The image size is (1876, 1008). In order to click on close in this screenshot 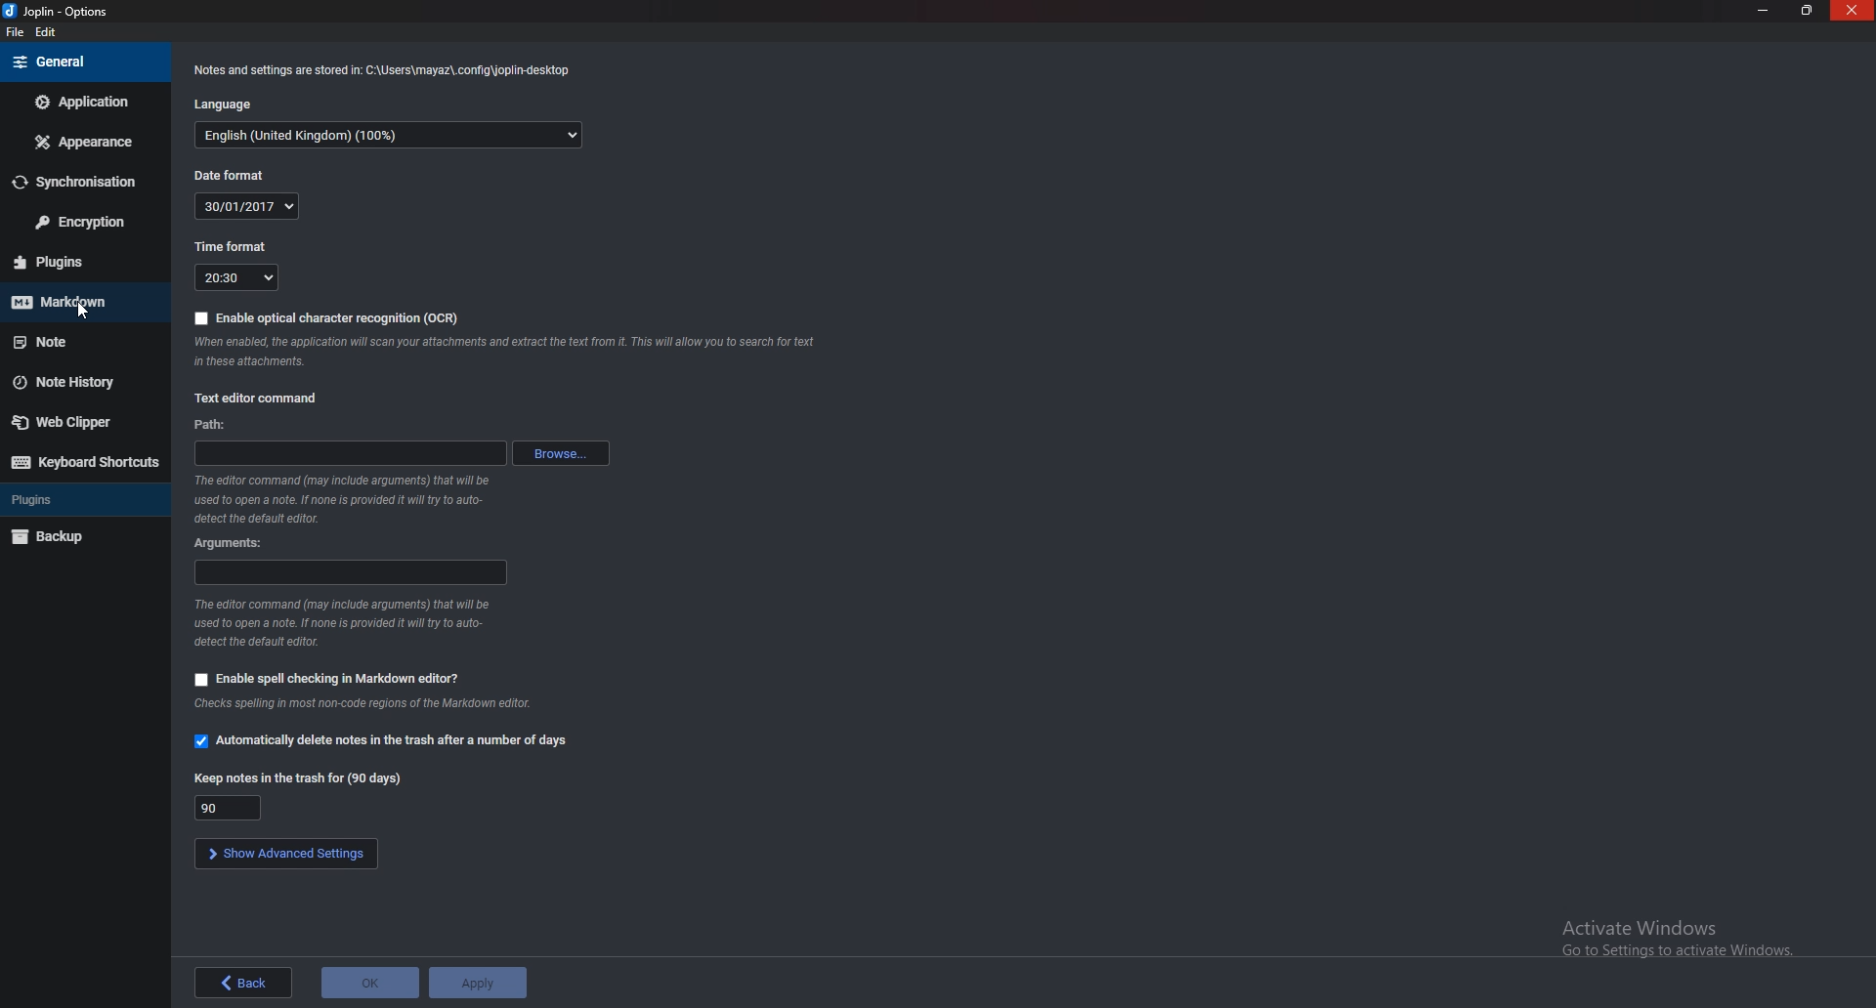, I will do `click(1852, 11)`.